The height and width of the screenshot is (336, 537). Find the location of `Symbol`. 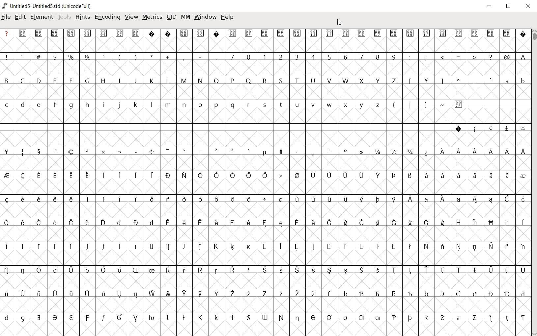

Symbol is located at coordinates (346, 293).